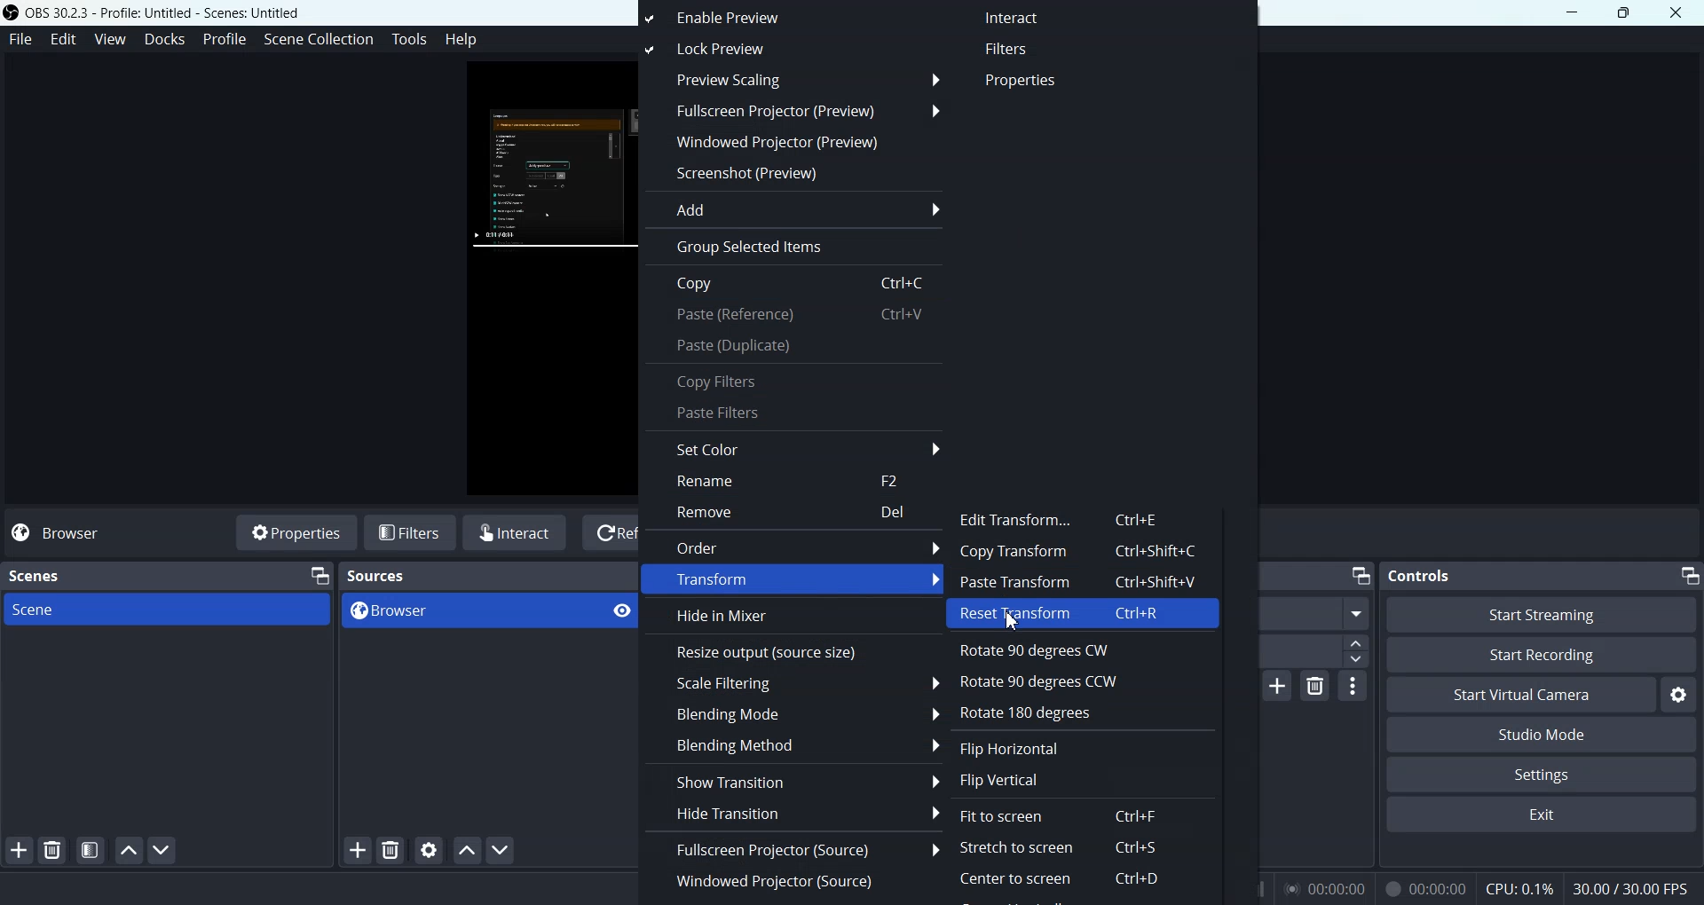 The image size is (1704, 905). Describe the element at coordinates (390, 850) in the screenshot. I see `Remove selected Source` at that location.